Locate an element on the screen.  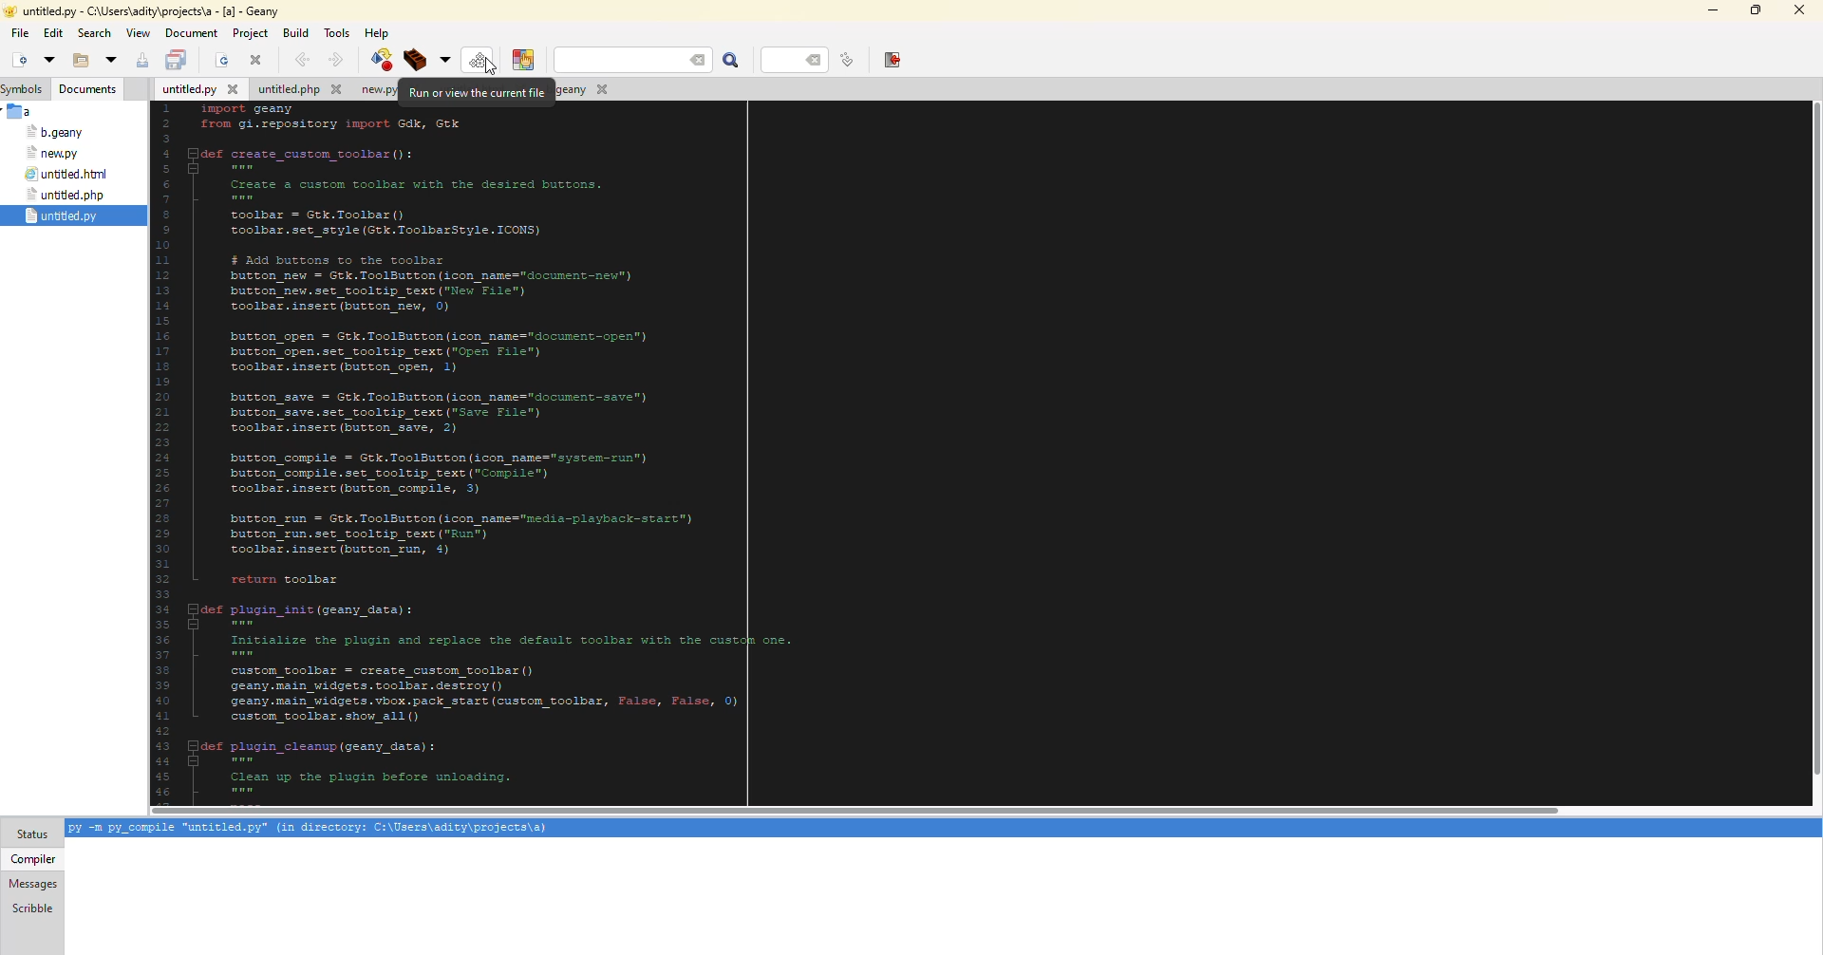
compiler is located at coordinates (35, 858).